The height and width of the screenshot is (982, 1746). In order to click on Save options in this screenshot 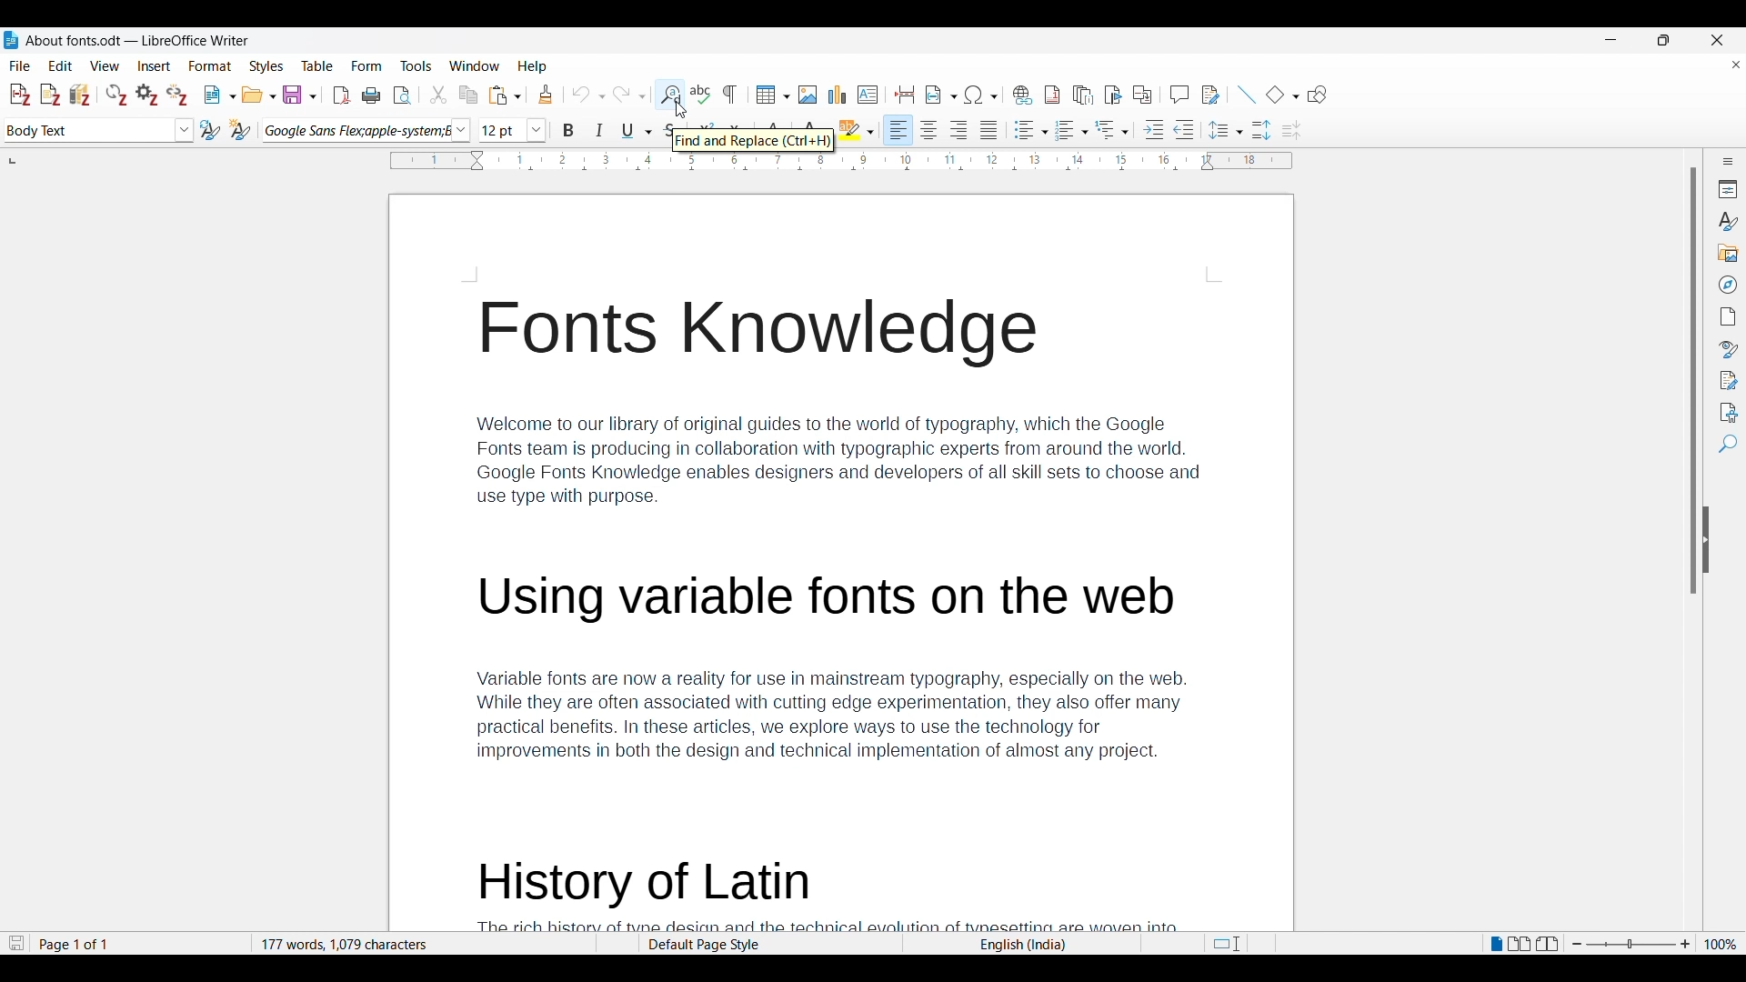, I will do `click(300, 95)`.